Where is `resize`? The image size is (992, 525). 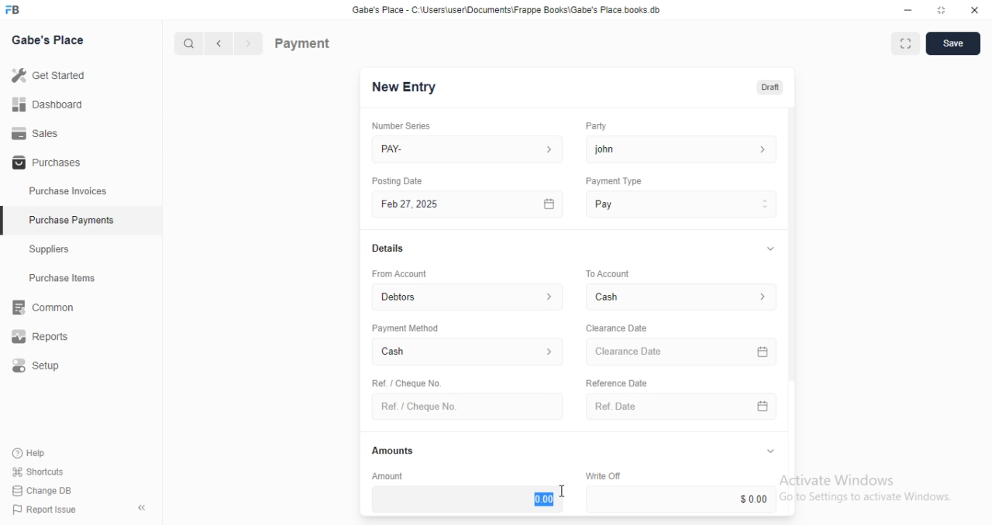
resize is located at coordinates (940, 10).